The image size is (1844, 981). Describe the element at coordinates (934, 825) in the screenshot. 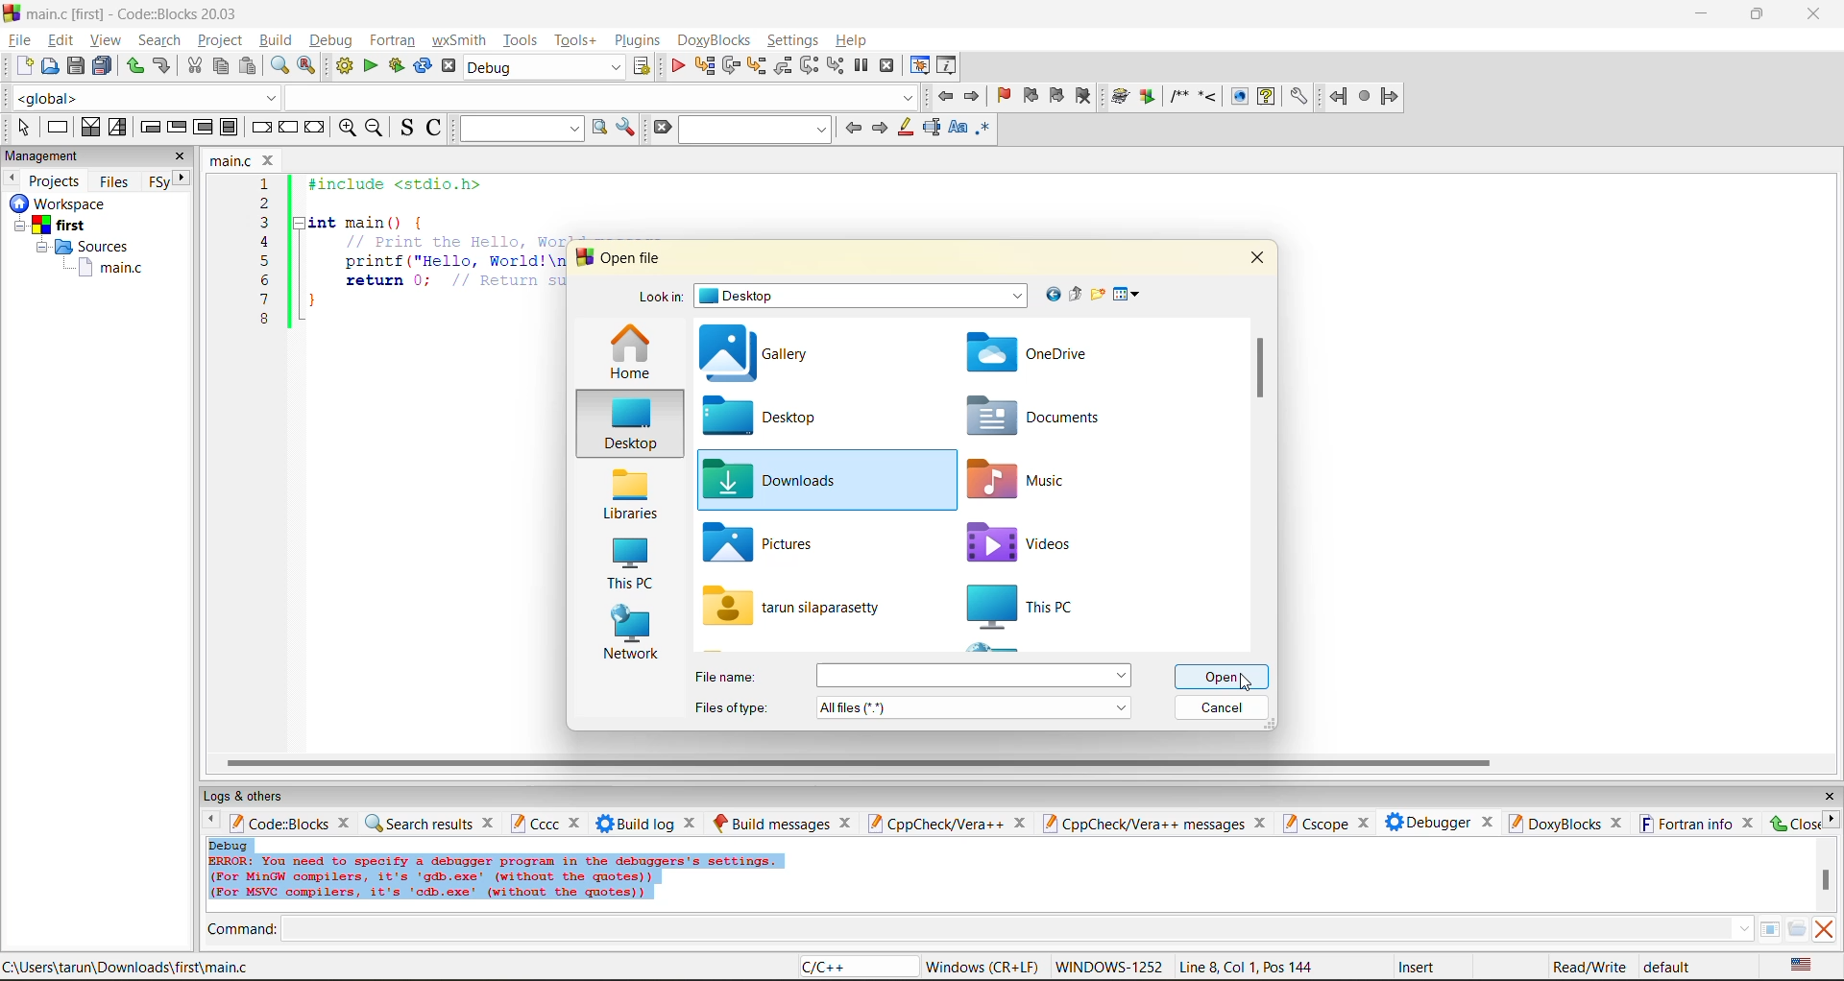

I see `cppcheck/vera++` at that location.